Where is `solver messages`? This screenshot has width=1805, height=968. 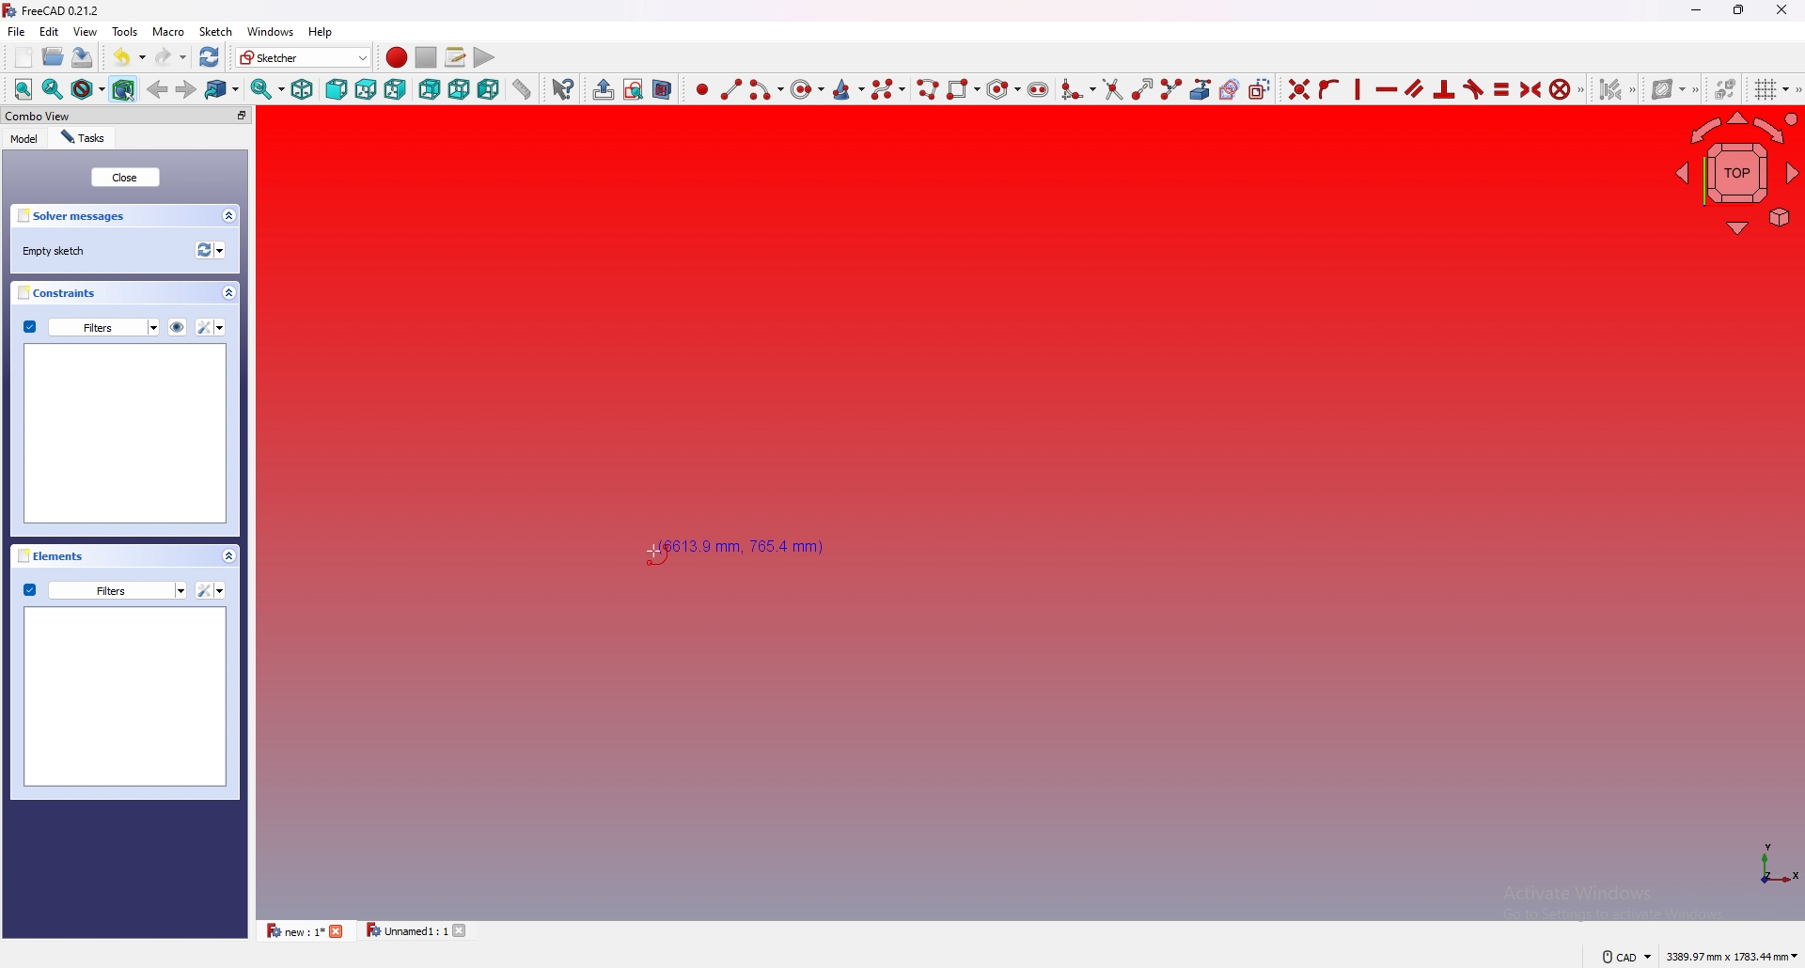
solver messages is located at coordinates (79, 216).